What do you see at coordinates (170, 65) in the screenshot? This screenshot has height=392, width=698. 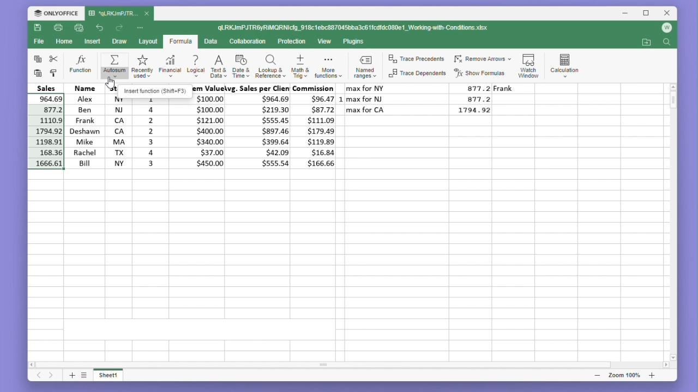 I see `Financial` at bounding box center [170, 65].